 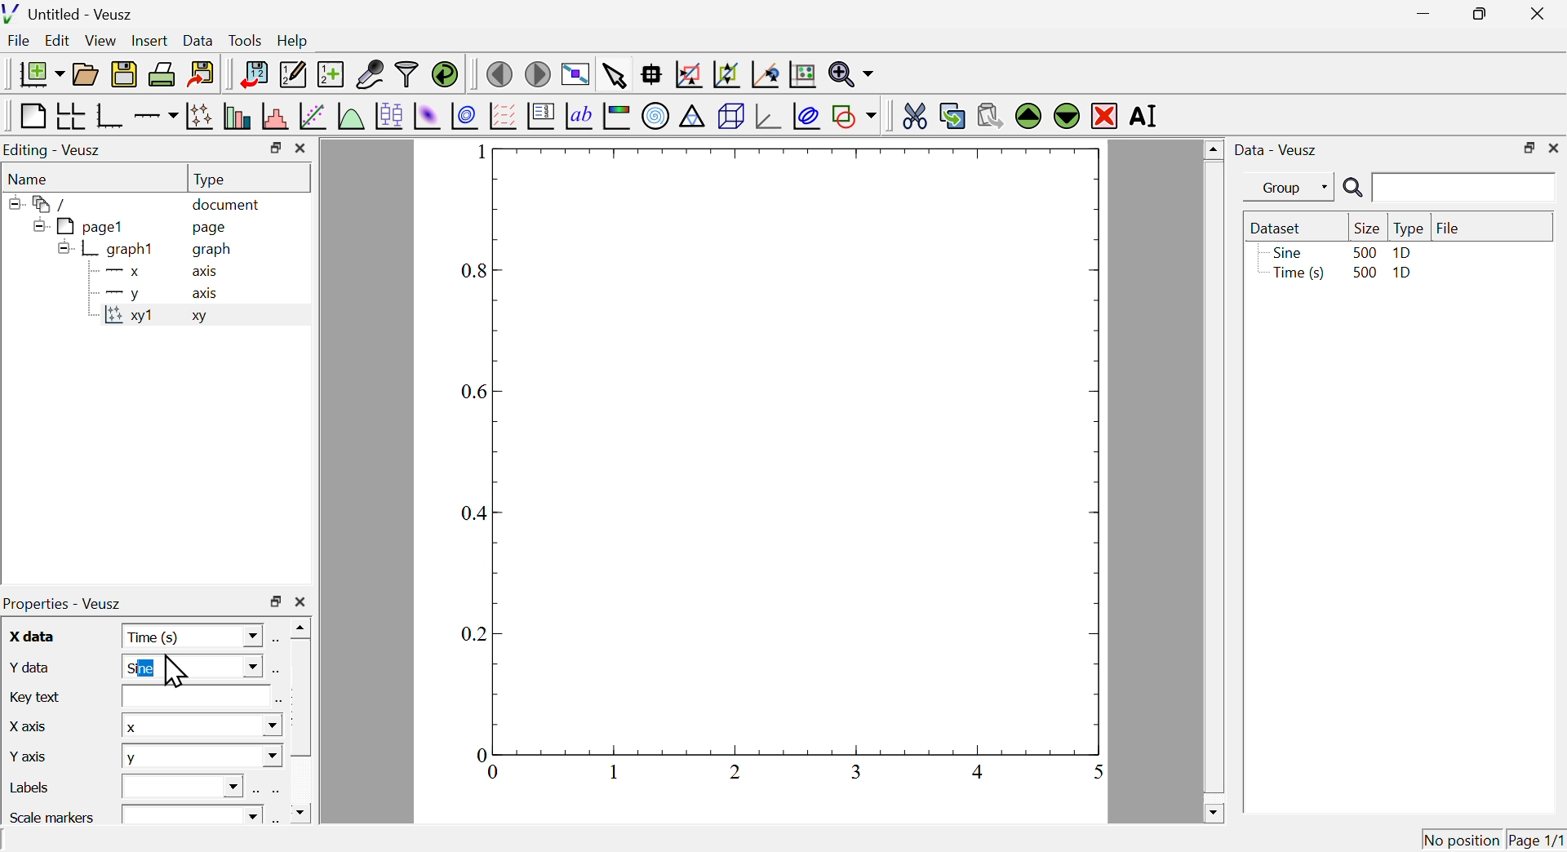 What do you see at coordinates (273, 148) in the screenshot?
I see `maximize` at bounding box center [273, 148].